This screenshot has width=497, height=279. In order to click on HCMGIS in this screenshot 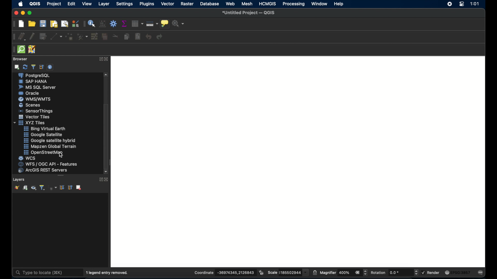, I will do `click(267, 4)`.